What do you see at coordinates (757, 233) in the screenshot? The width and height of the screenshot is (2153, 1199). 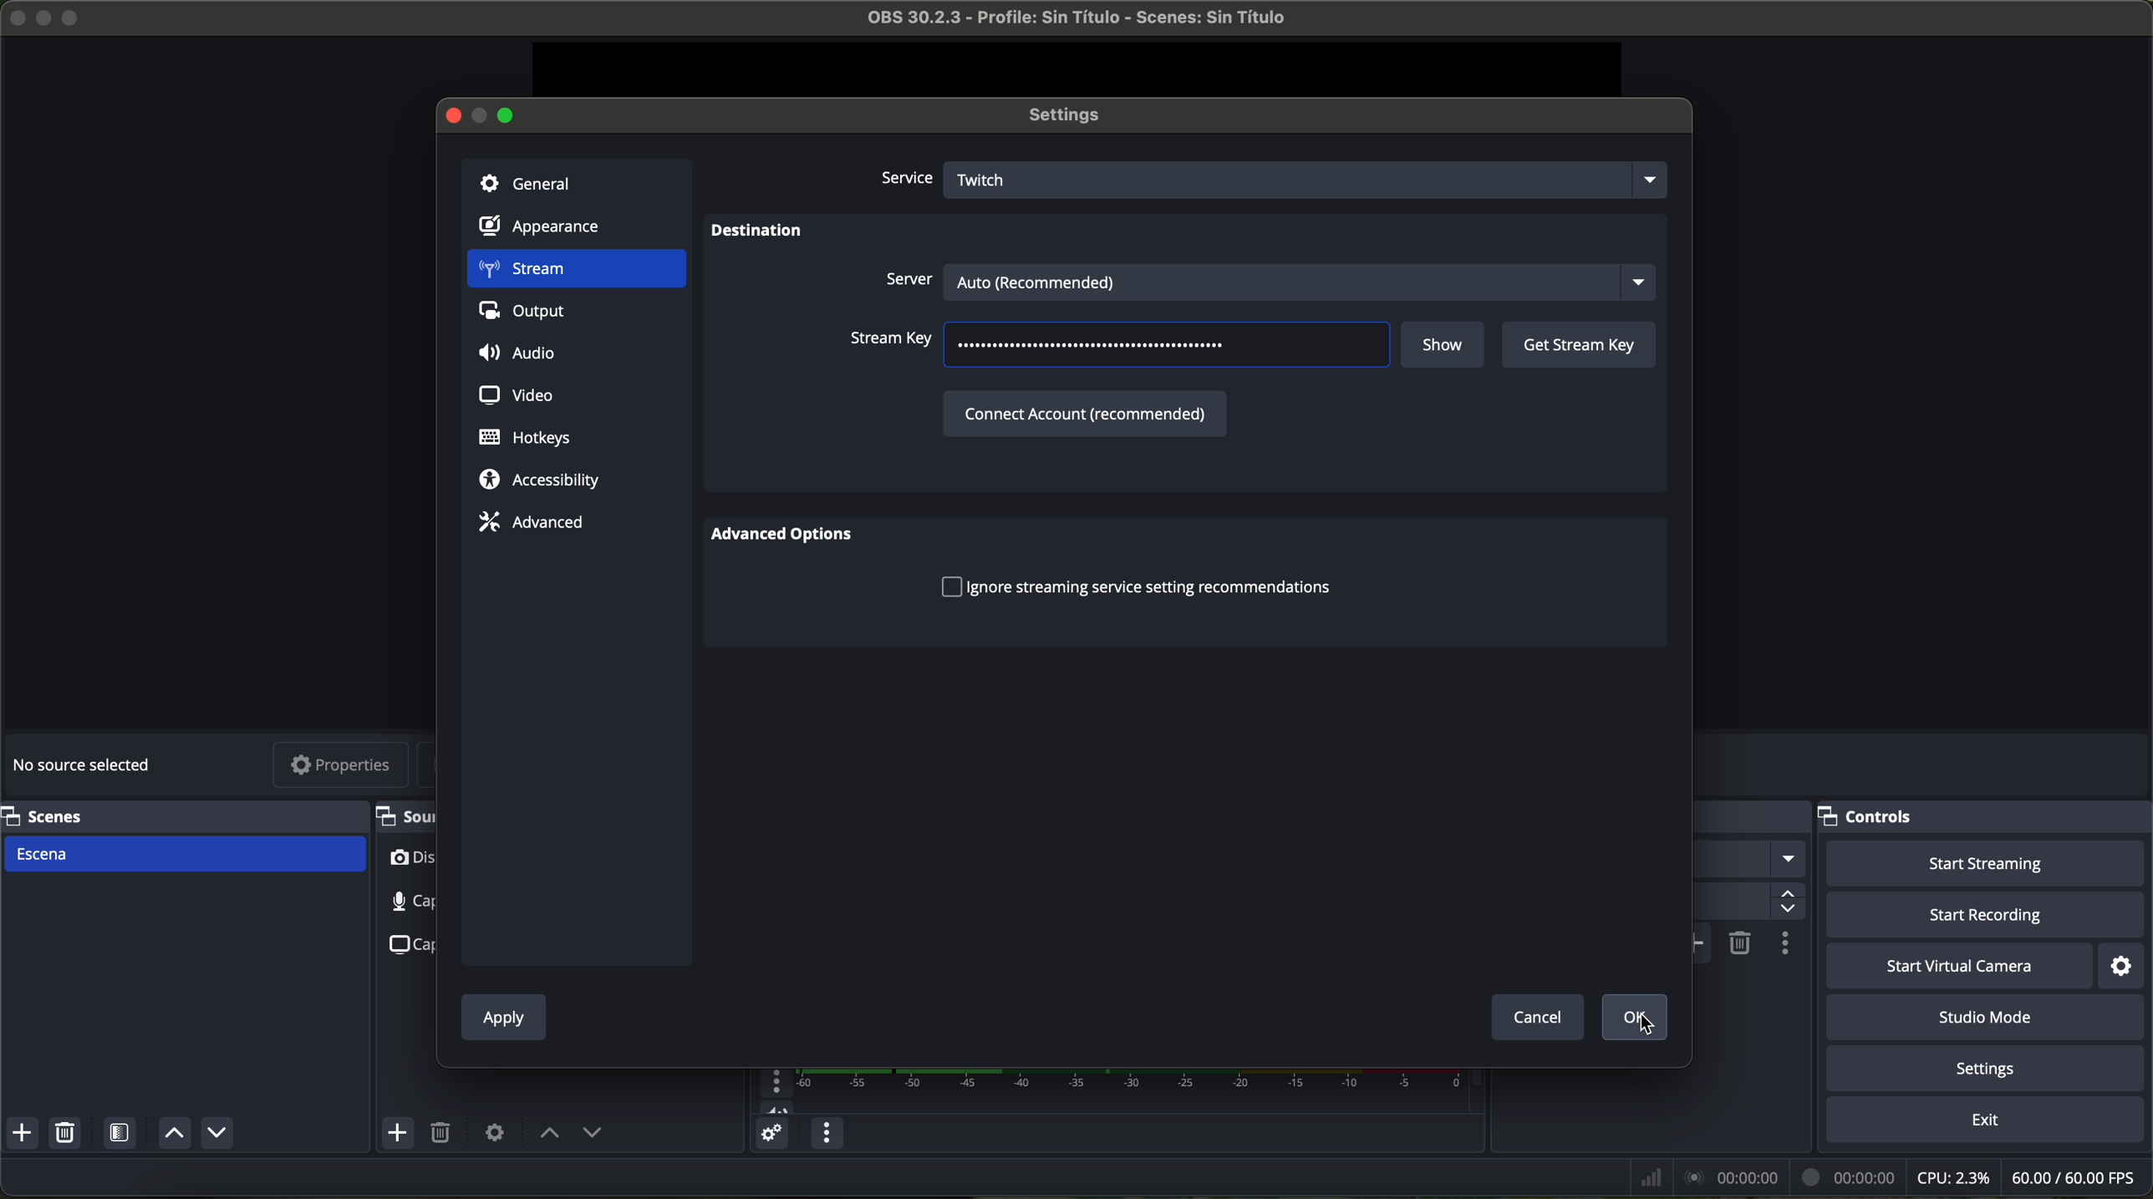 I see `destination` at bounding box center [757, 233].